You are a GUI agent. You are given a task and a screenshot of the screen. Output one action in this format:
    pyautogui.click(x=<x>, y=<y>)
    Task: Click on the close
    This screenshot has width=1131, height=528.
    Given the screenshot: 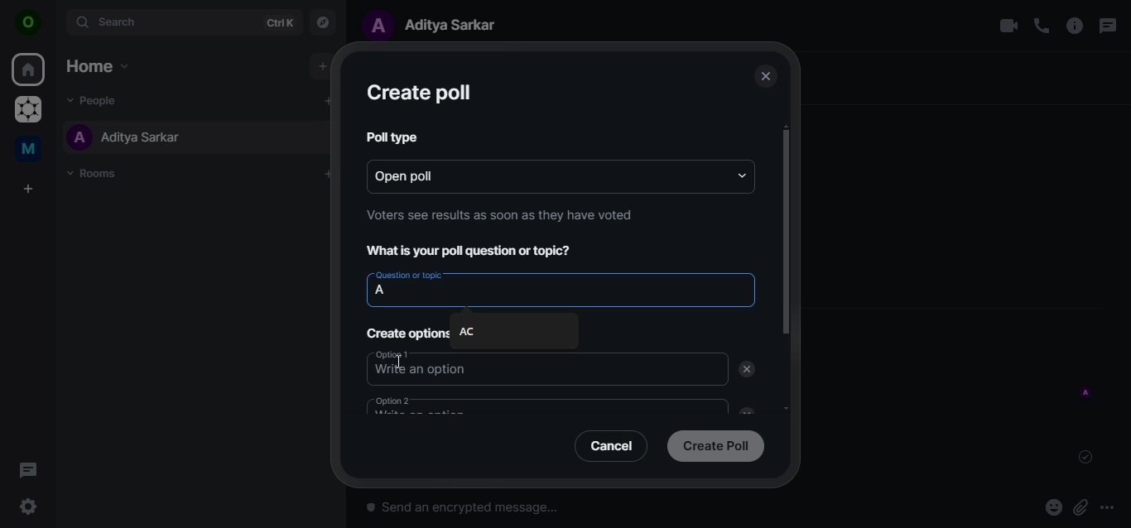 What is the action you would take?
    pyautogui.click(x=764, y=77)
    